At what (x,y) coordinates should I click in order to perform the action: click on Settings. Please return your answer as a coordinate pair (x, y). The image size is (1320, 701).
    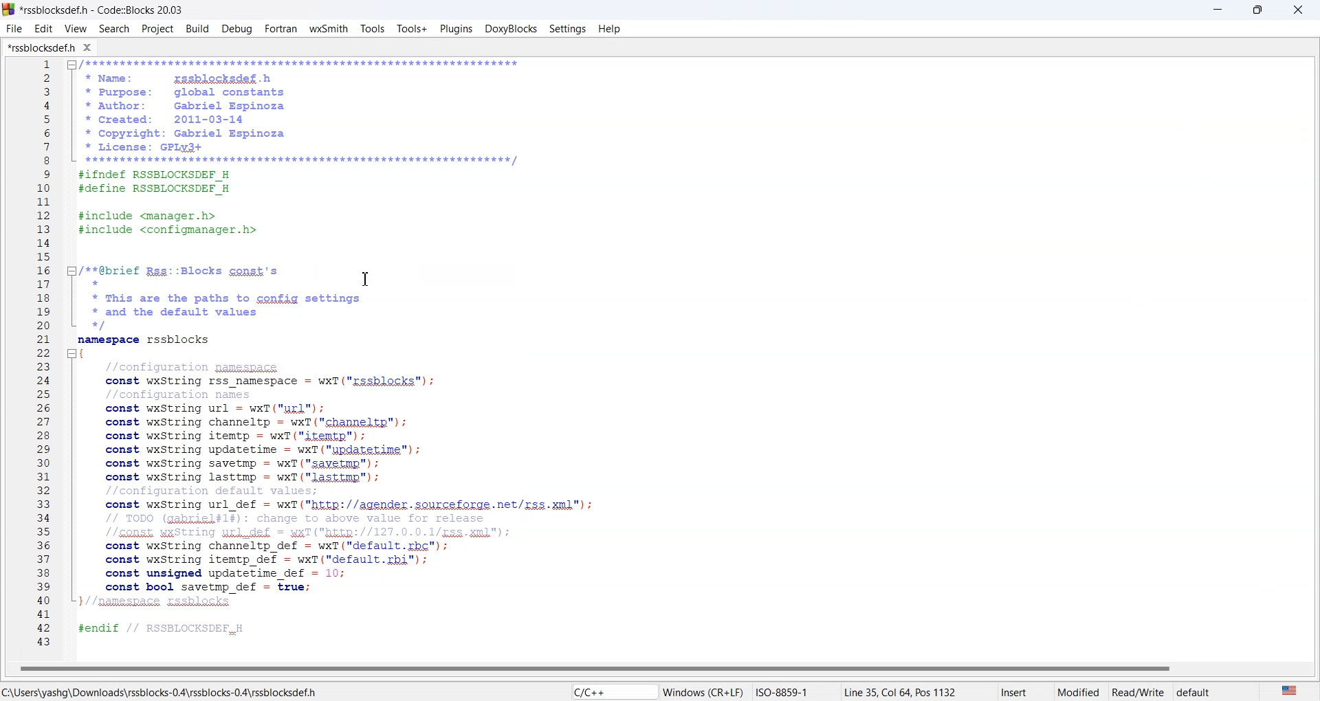
    Looking at the image, I should click on (568, 28).